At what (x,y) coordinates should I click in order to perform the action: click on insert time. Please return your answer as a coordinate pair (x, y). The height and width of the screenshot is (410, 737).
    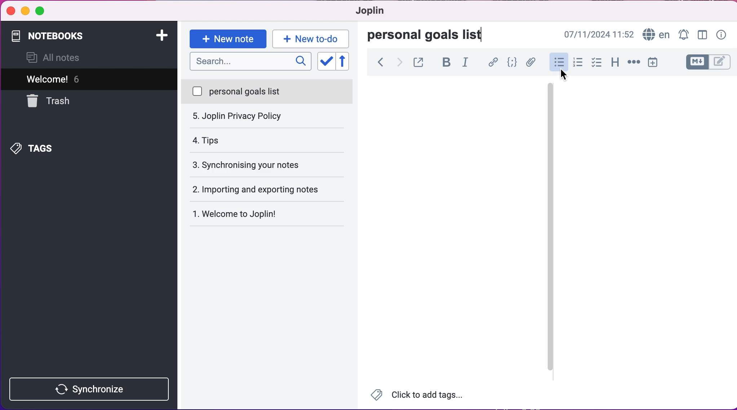
    Looking at the image, I should click on (656, 63).